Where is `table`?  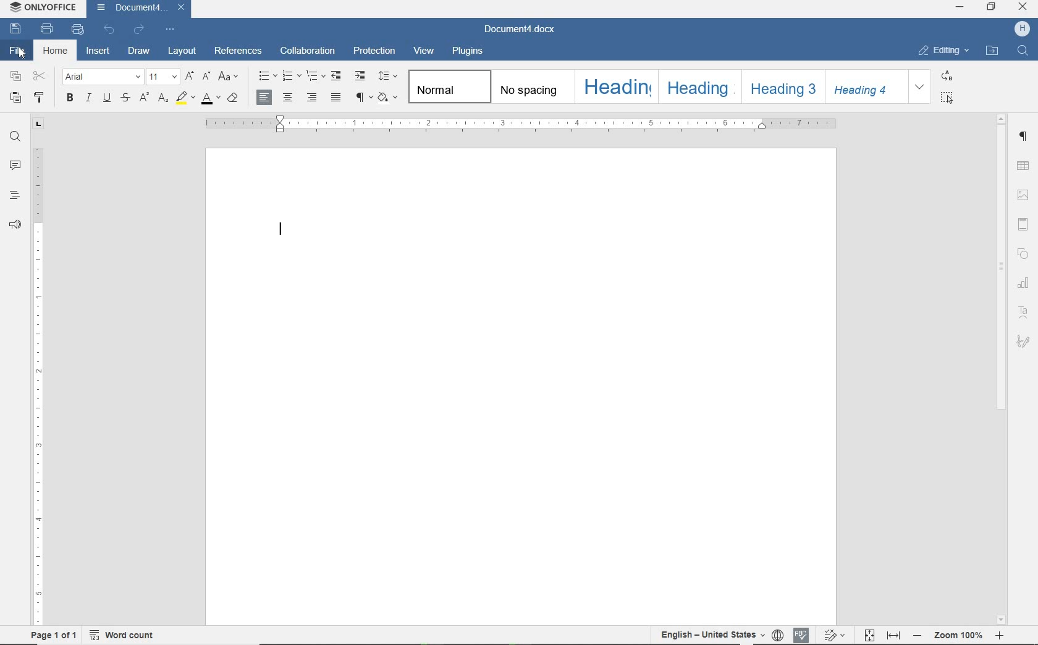
table is located at coordinates (1023, 167).